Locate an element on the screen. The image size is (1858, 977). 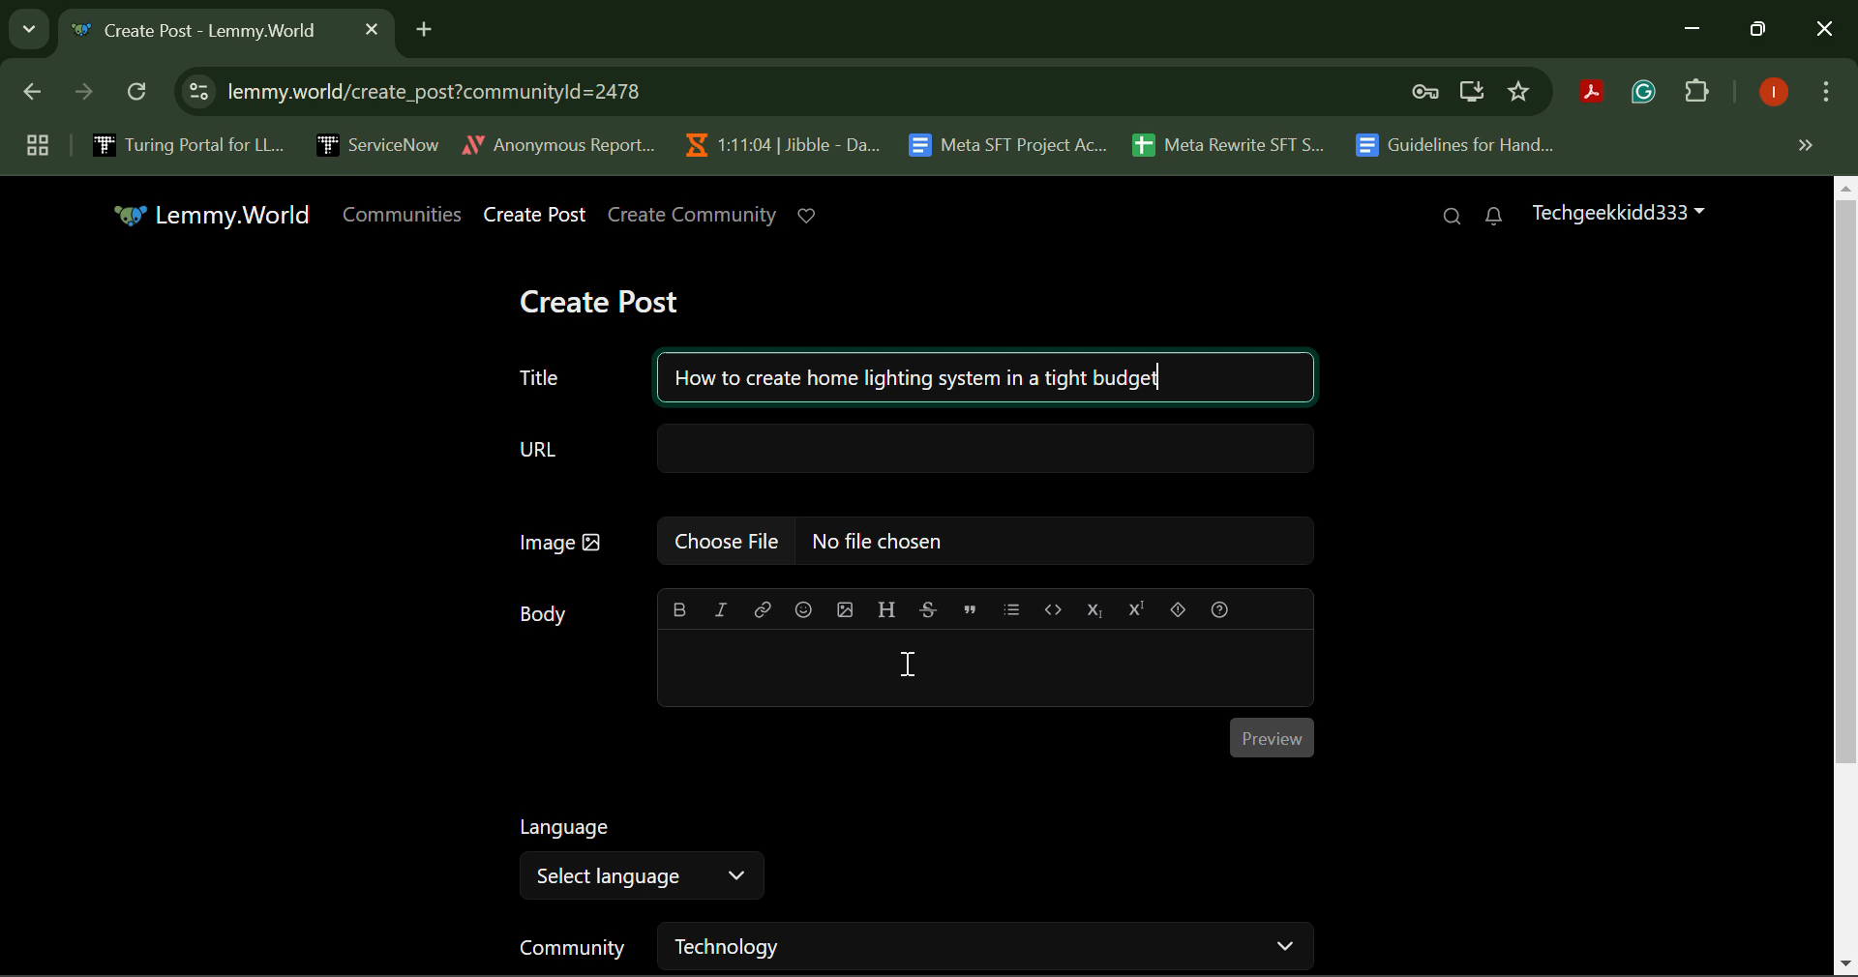
Techgeekkidd333 is located at coordinates (1616, 211).